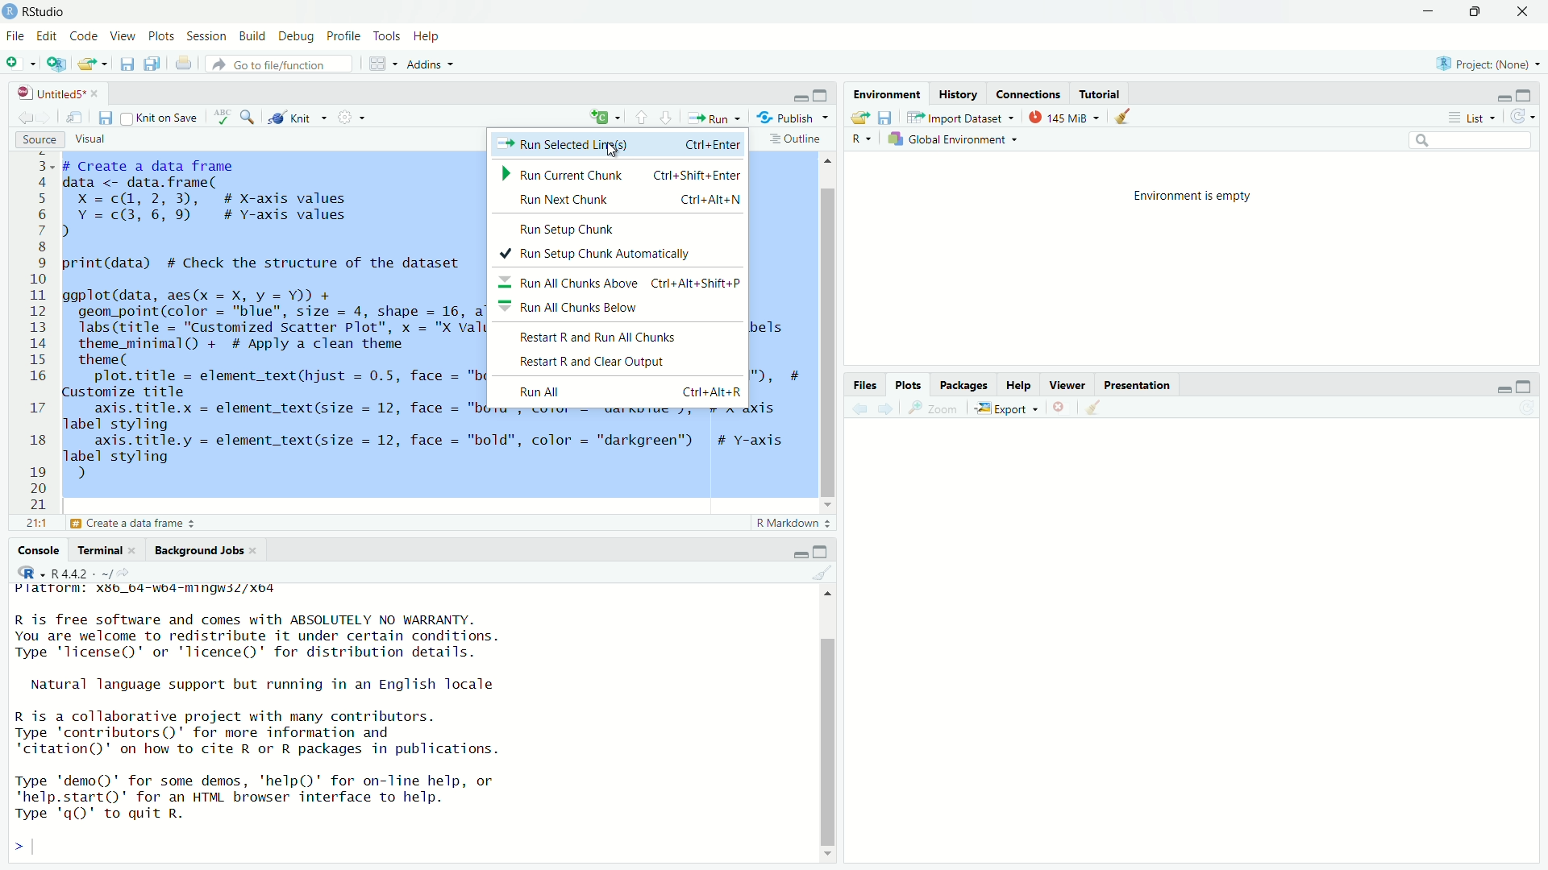 The image size is (1548, 870). I want to click on Run All chunks Above, so click(618, 282).